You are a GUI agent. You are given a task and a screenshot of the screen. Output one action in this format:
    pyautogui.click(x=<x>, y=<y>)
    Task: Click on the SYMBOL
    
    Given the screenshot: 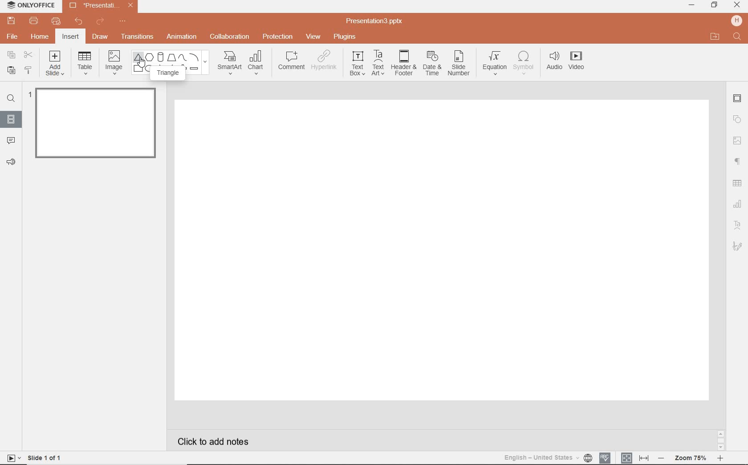 What is the action you would take?
    pyautogui.click(x=525, y=61)
    